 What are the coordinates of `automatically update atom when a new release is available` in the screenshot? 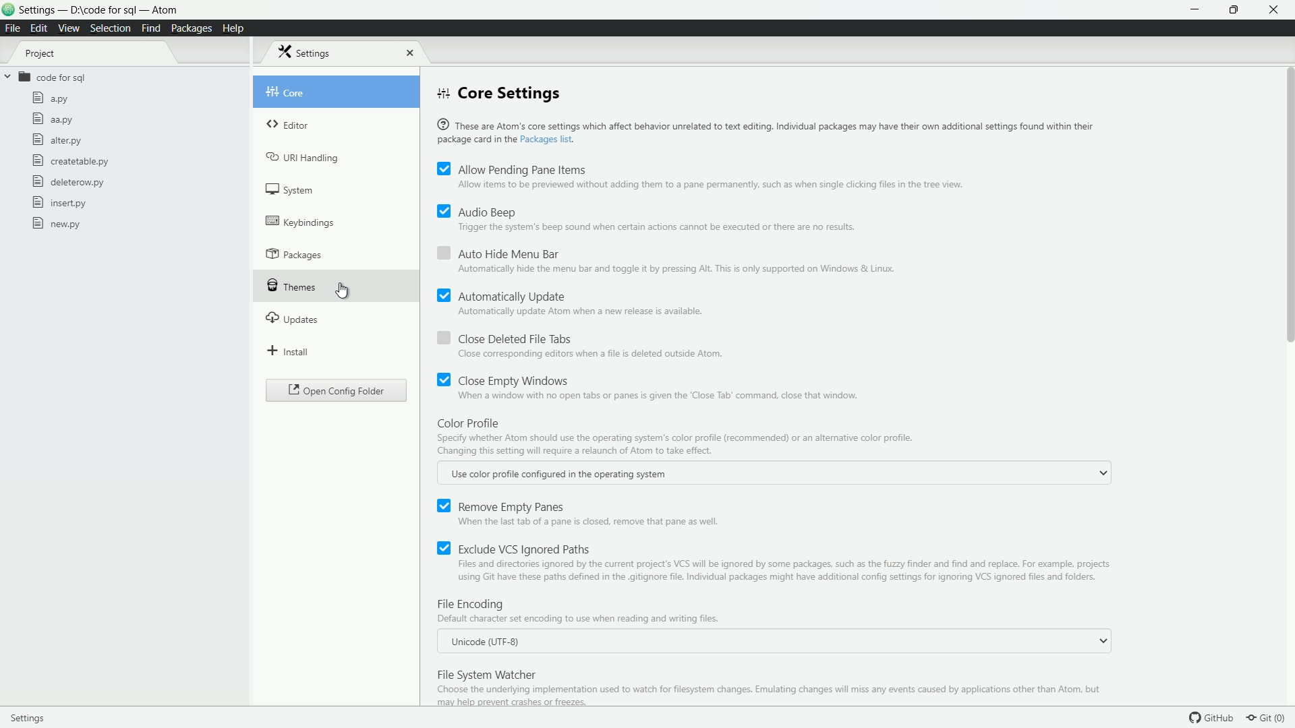 It's located at (579, 313).